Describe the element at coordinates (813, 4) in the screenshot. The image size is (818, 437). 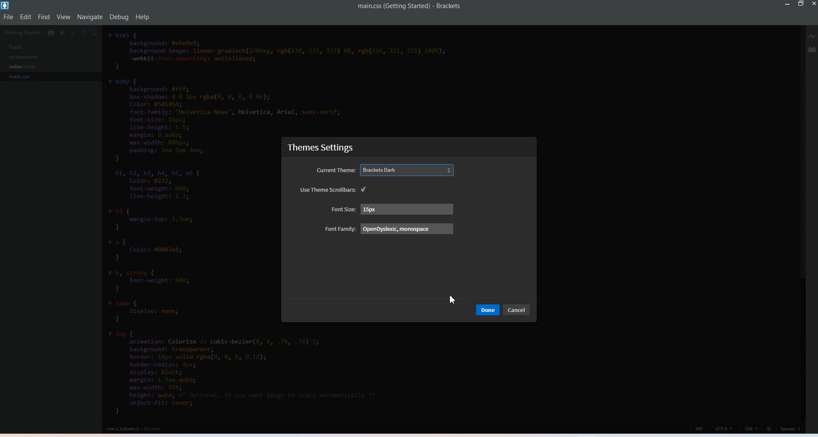
I see `Close` at that location.